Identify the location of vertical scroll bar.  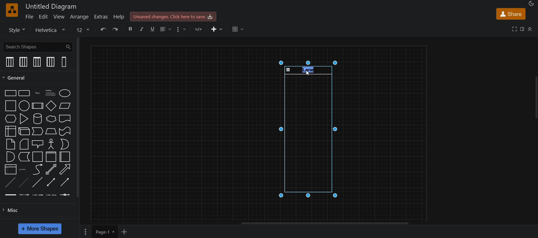
(80, 117).